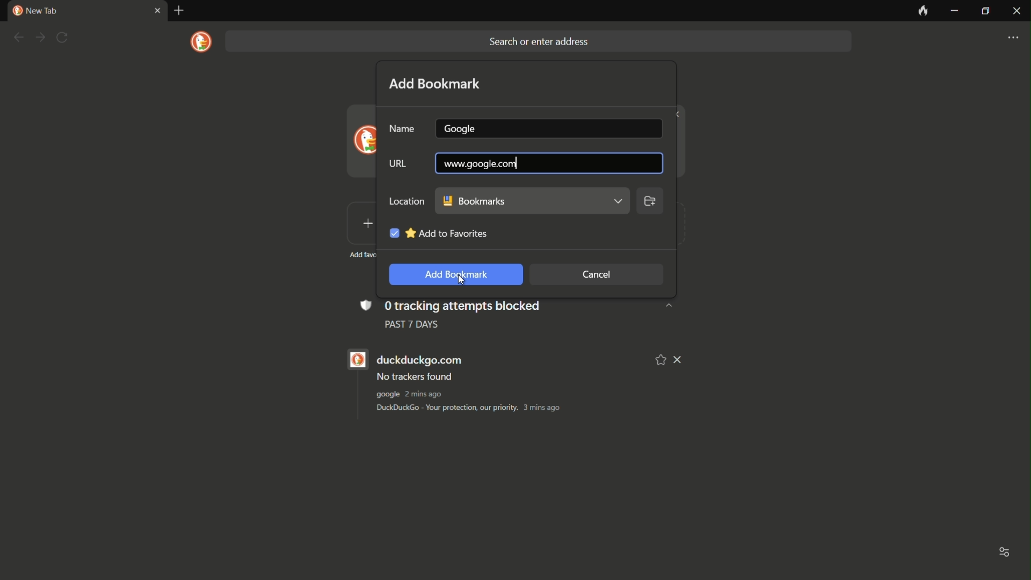 Image resolution: width=1031 pixels, height=580 pixels. What do you see at coordinates (537, 41) in the screenshot?
I see `search bar` at bounding box center [537, 41].